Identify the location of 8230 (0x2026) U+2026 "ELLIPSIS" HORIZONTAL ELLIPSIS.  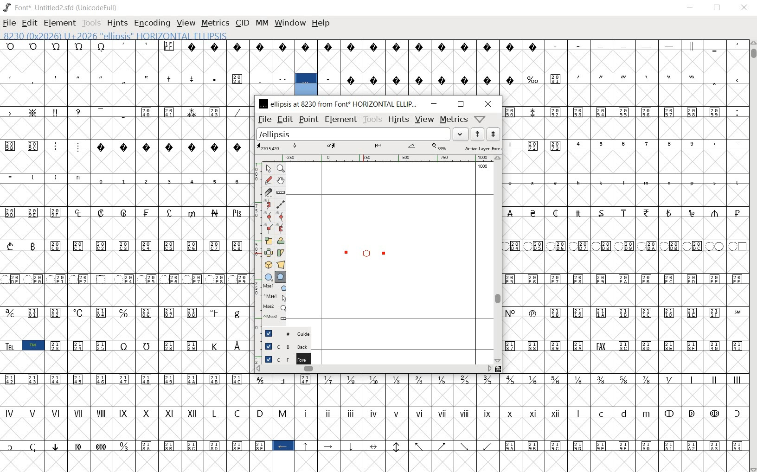
(147, 35).